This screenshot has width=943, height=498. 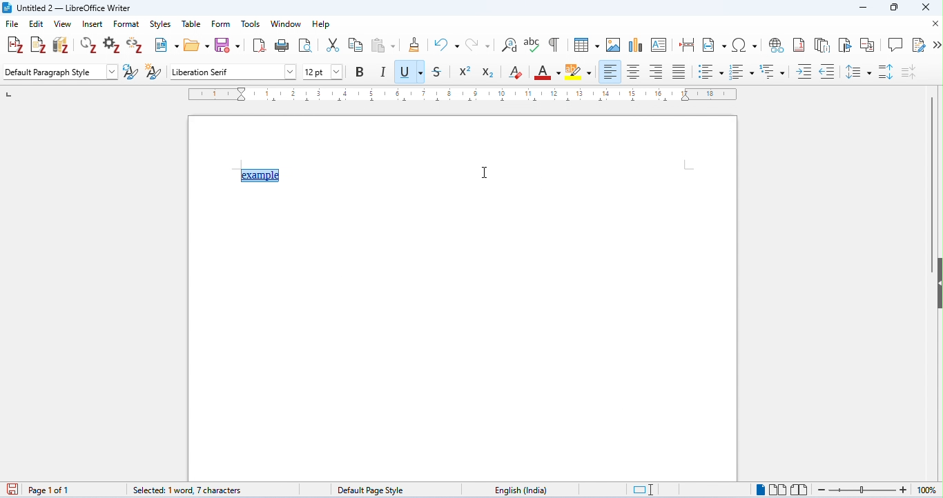 I want to click on font style, so click(x=233, y=72).